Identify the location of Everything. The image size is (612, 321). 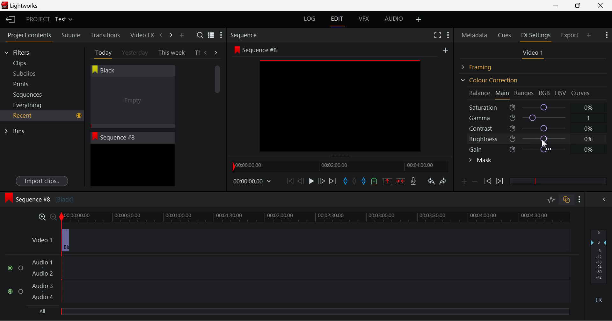
(28, 105).